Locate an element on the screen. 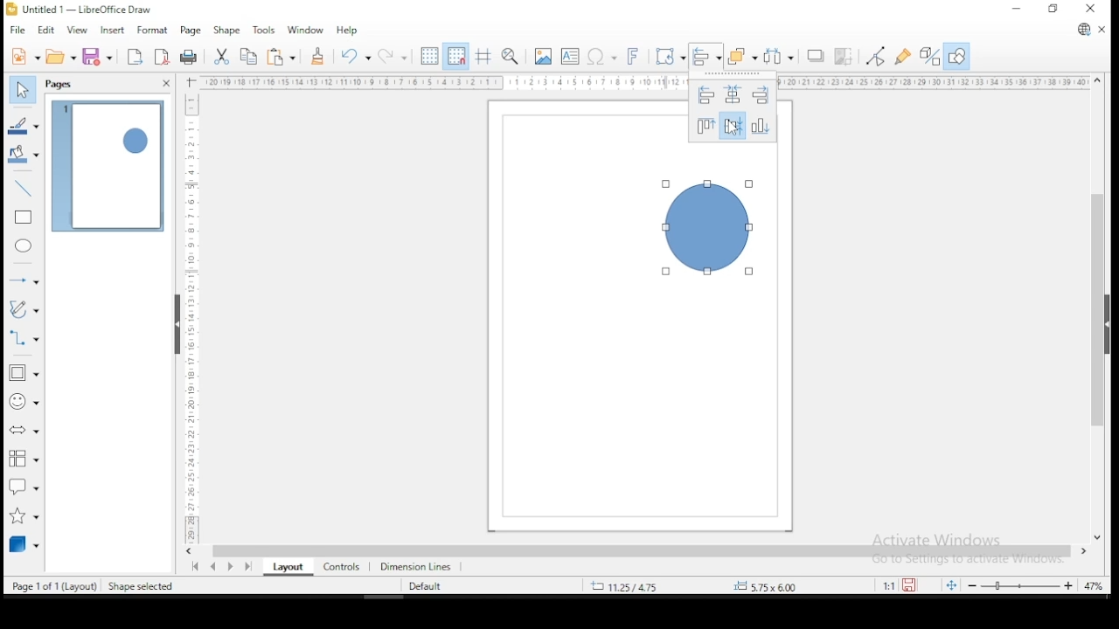 The image size is (1119, 629). page 1 is located at coordinates (108, 167).